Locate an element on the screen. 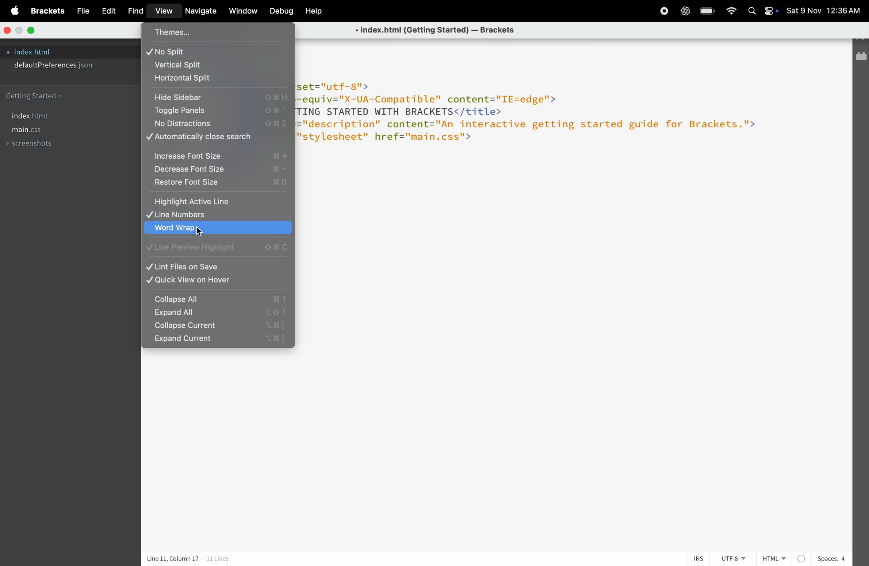 This screenshot has height=566, width=869. time and date is located at coordinates (825, 10).